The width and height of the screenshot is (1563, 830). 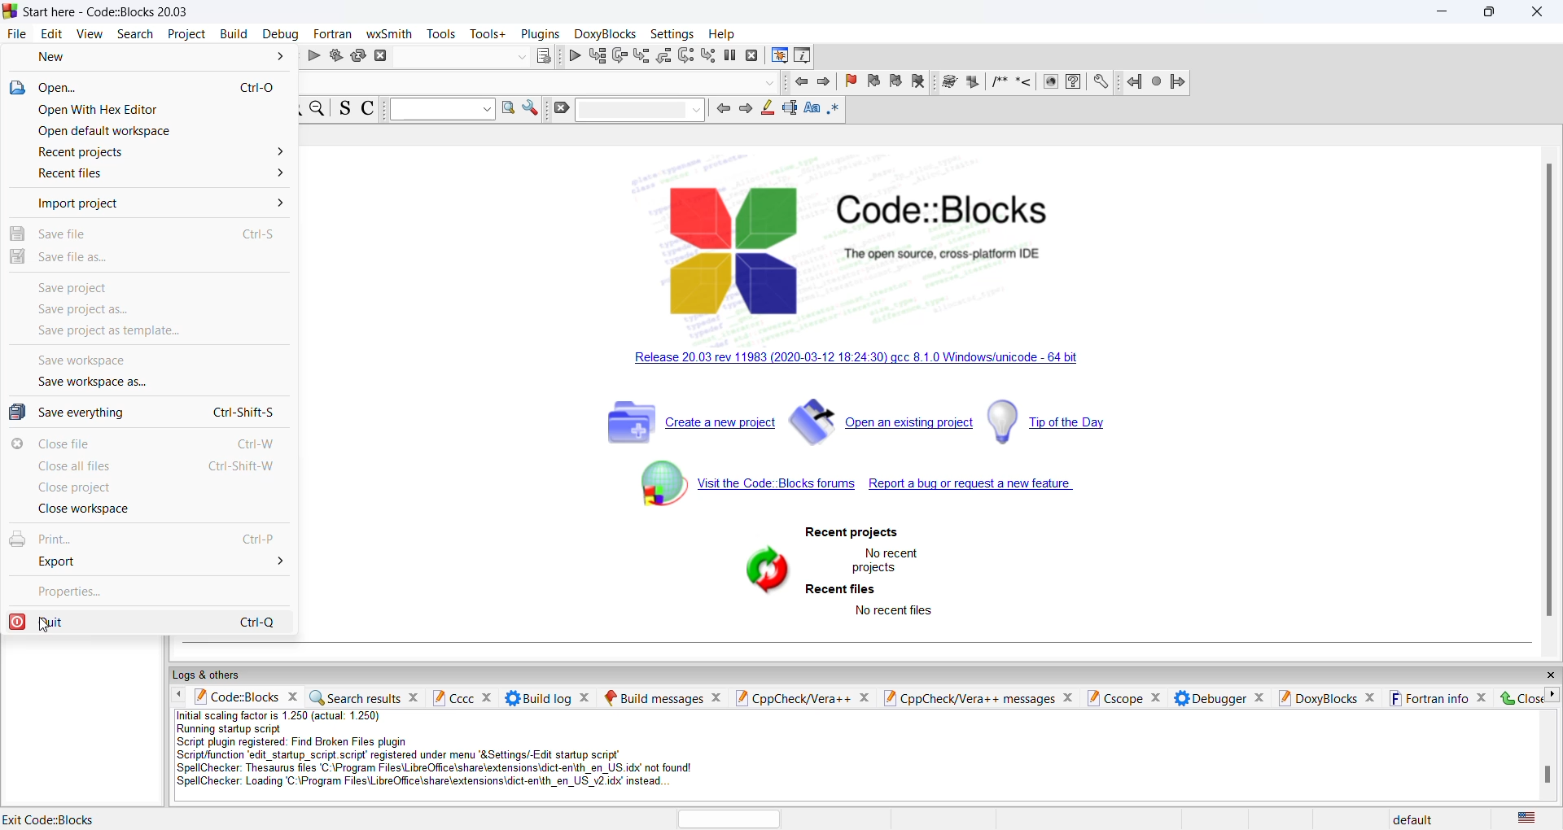 I want to click on Ctrl-P, so click(x=259, y=539).